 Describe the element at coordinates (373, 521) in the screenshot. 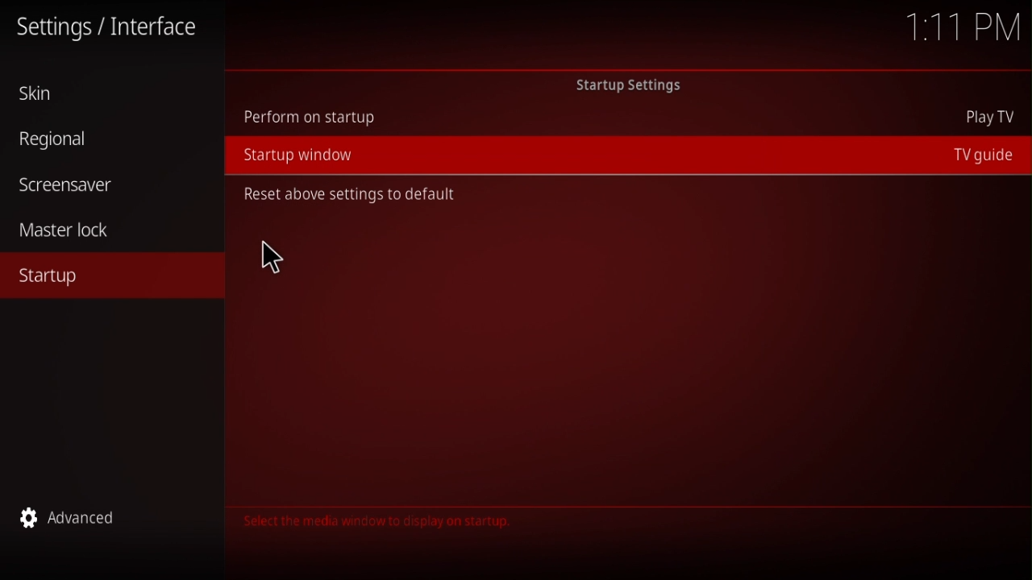

I see `The category contains` at that location.